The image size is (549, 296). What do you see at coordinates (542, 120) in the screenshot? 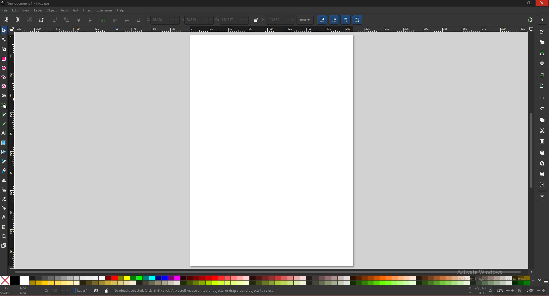
I see `copy` at bounding box center [542, 120].